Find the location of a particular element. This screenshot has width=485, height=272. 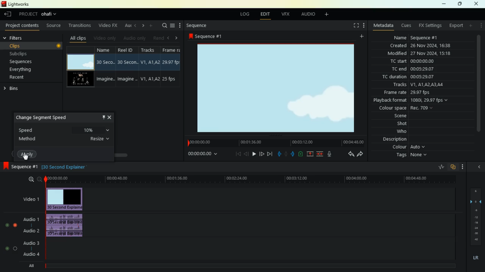

pull is located at coordinates (278, 154).